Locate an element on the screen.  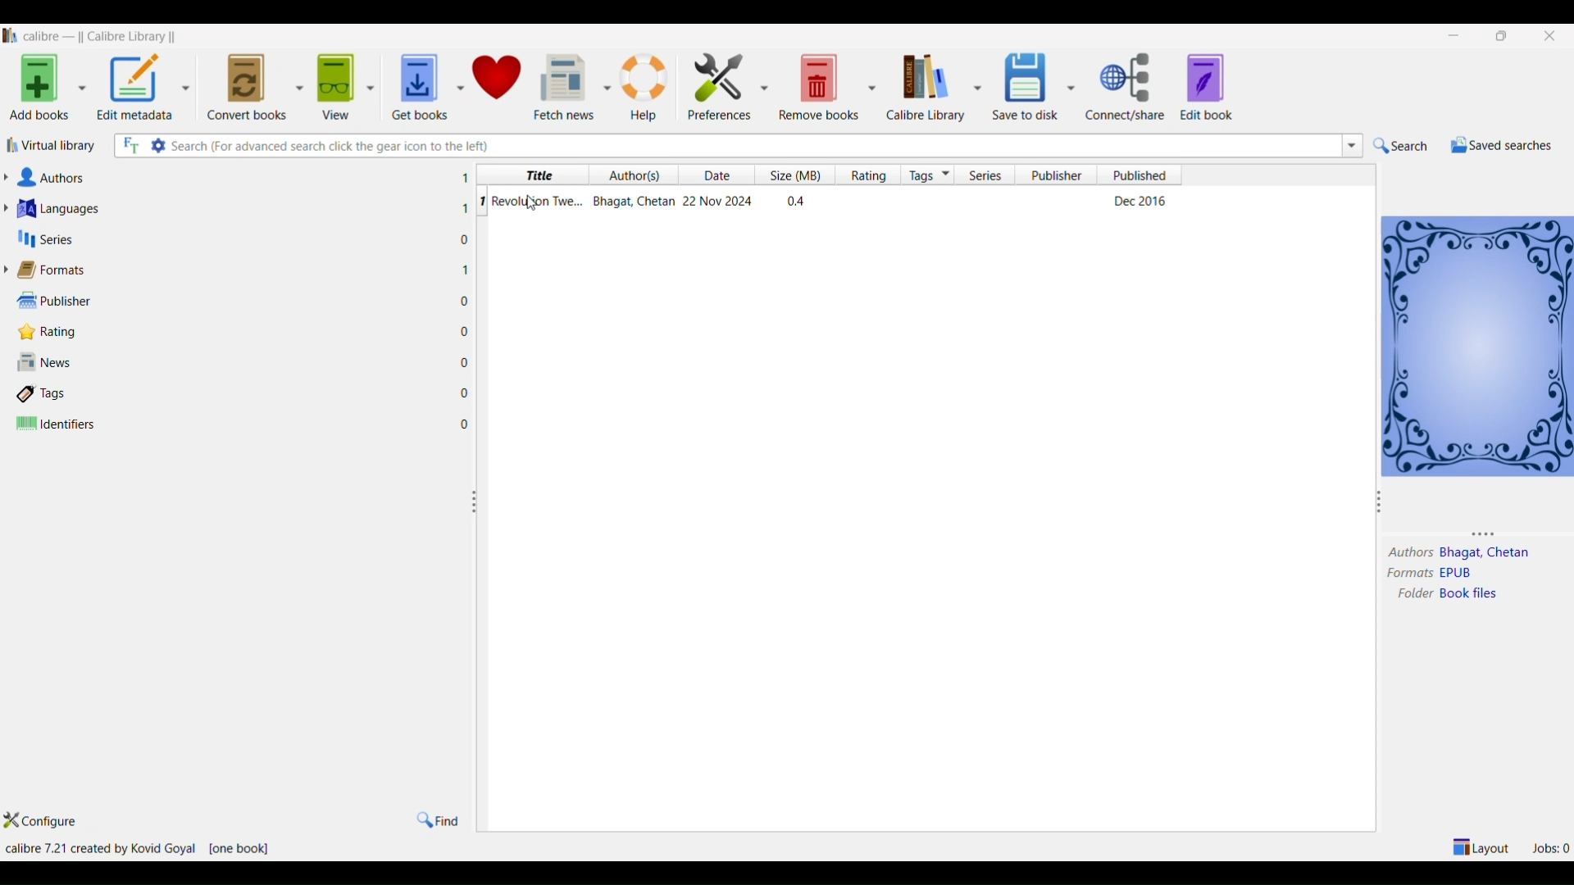
formats and number of formats is located at coordinates (61, 271).